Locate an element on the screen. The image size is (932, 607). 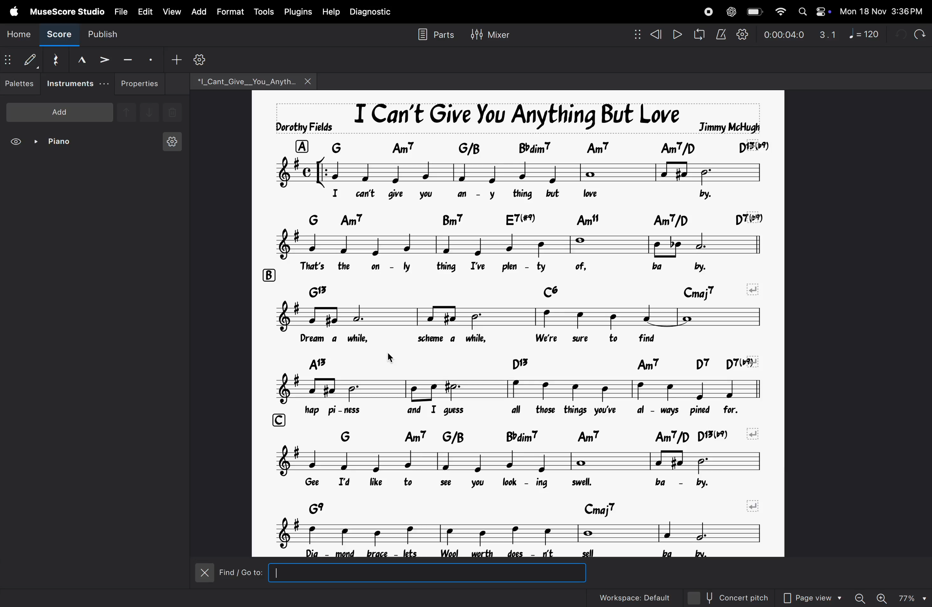
apple menu is located at coordinates (11, 12).